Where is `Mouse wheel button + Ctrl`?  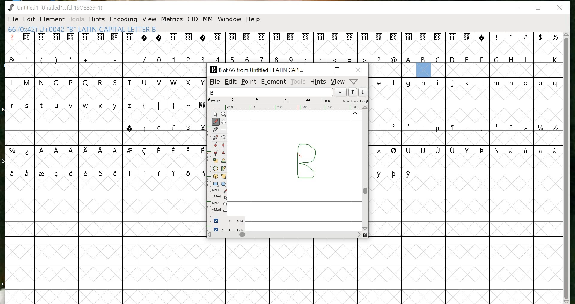
Mouse wheel button + Ctrl is located at coordinates (220, 210).